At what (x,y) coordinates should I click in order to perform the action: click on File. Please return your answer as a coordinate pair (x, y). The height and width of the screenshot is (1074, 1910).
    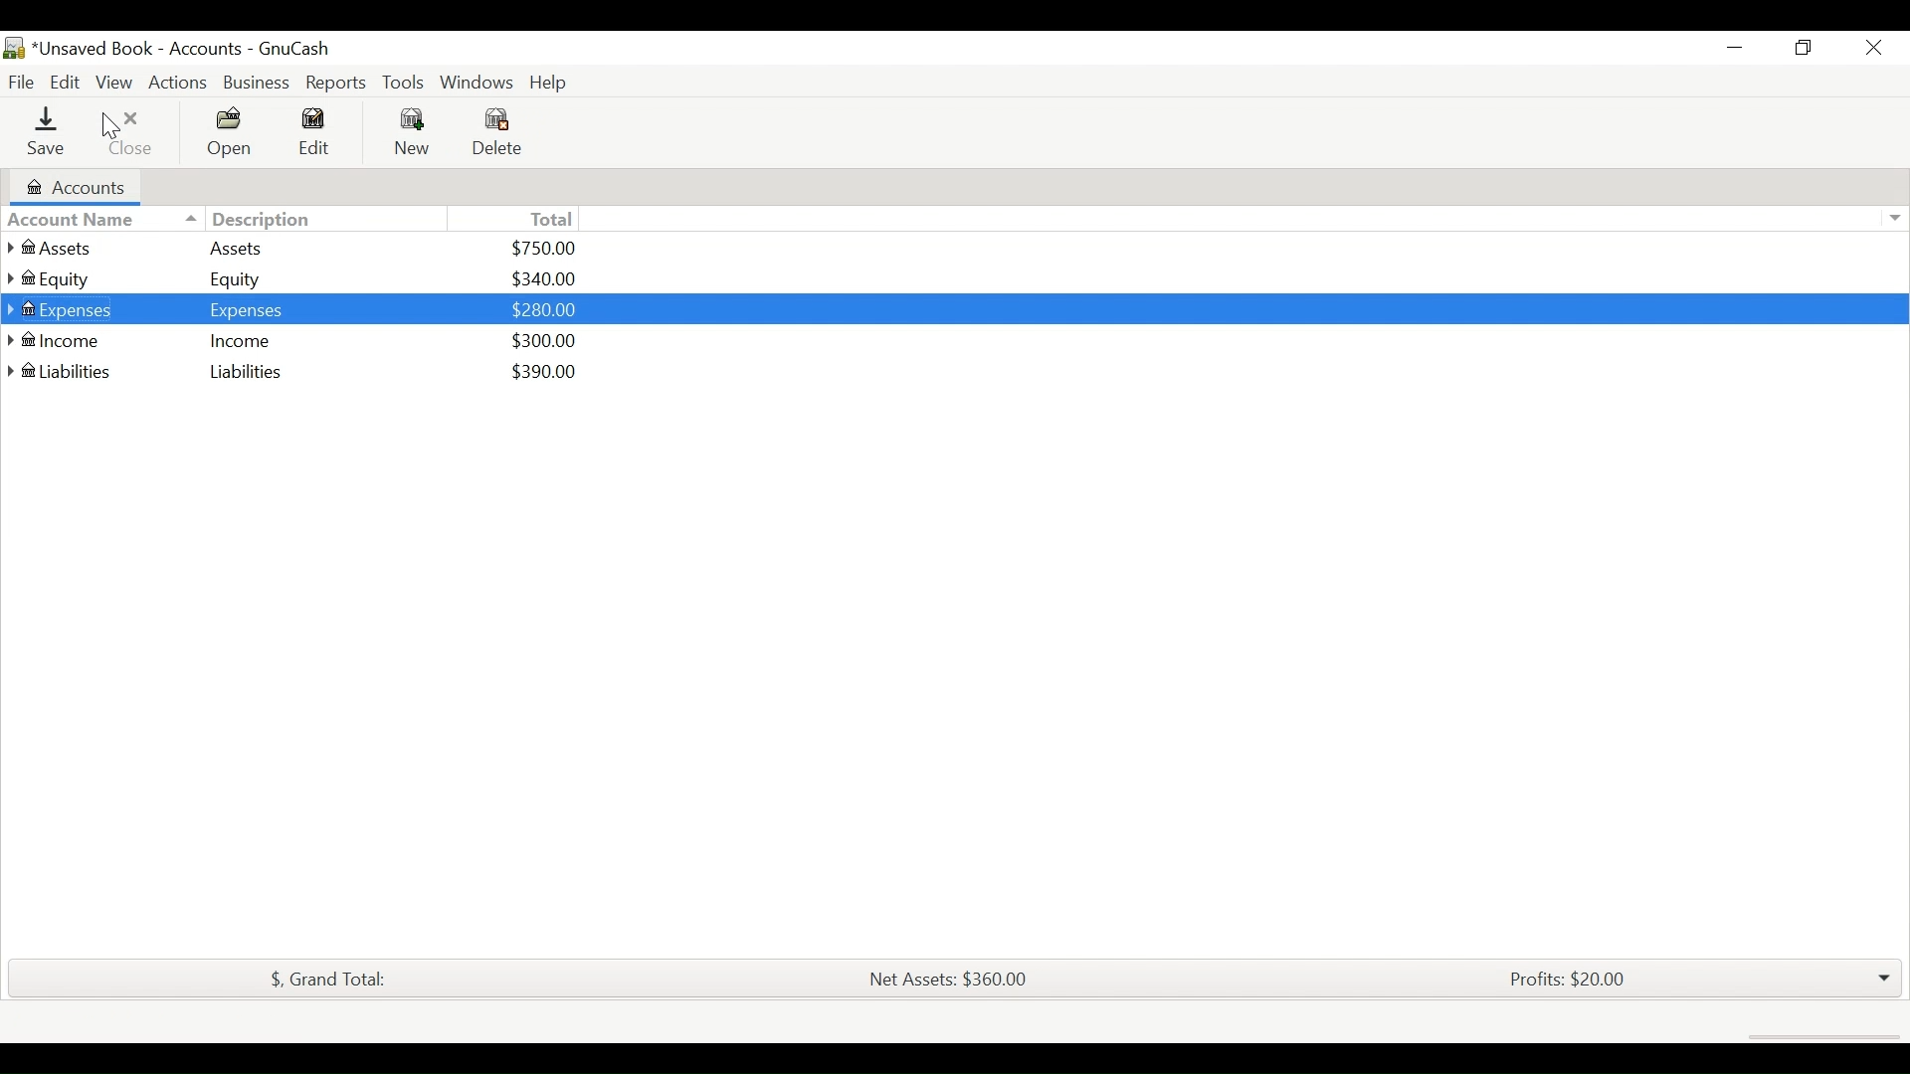
    Looking at the image, I should click on (20, 80).